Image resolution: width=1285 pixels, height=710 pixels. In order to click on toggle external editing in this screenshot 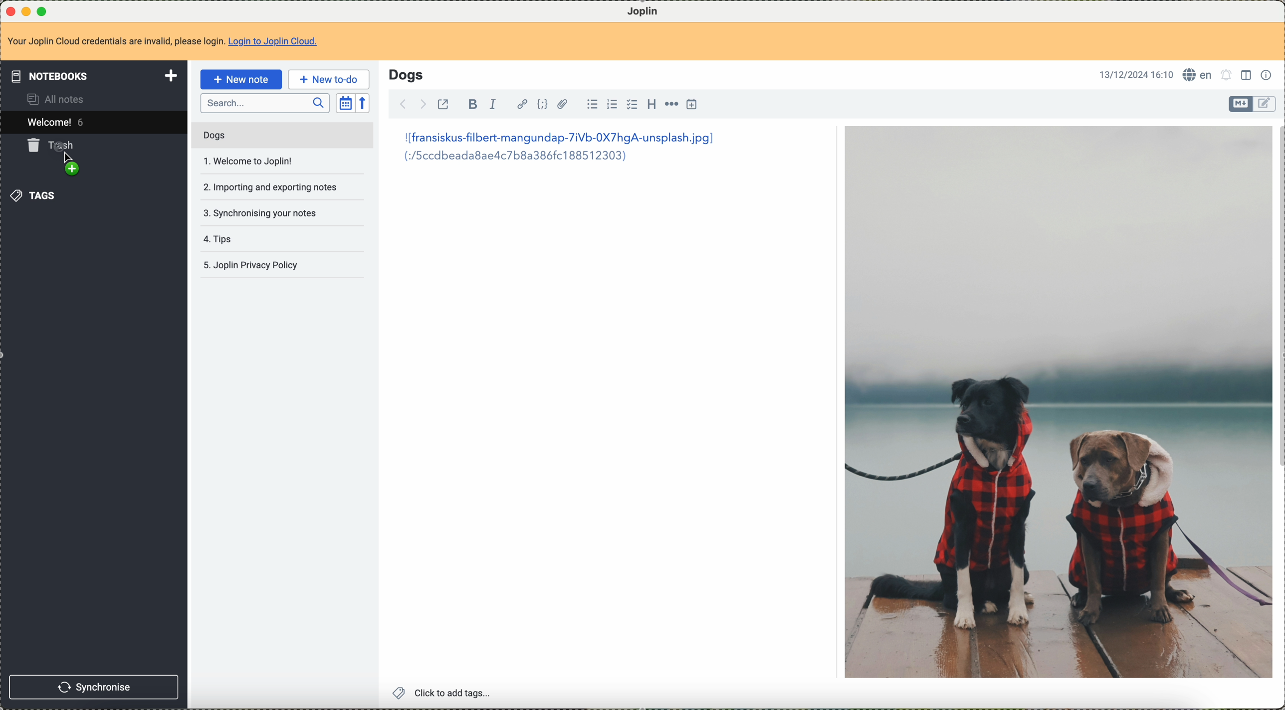, I will do `click(442, 105)`.